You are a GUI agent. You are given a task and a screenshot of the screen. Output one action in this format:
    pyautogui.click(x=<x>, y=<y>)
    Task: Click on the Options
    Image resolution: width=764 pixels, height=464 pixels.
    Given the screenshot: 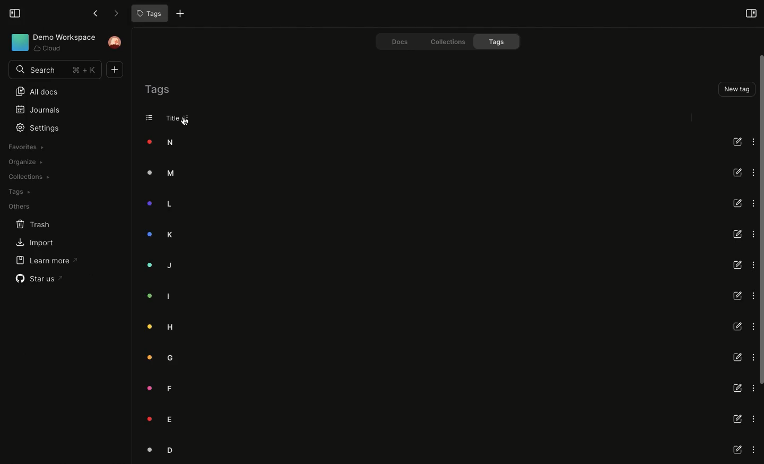 What is the action you would take?
    pyautogui.click(x=752, y=357)
    